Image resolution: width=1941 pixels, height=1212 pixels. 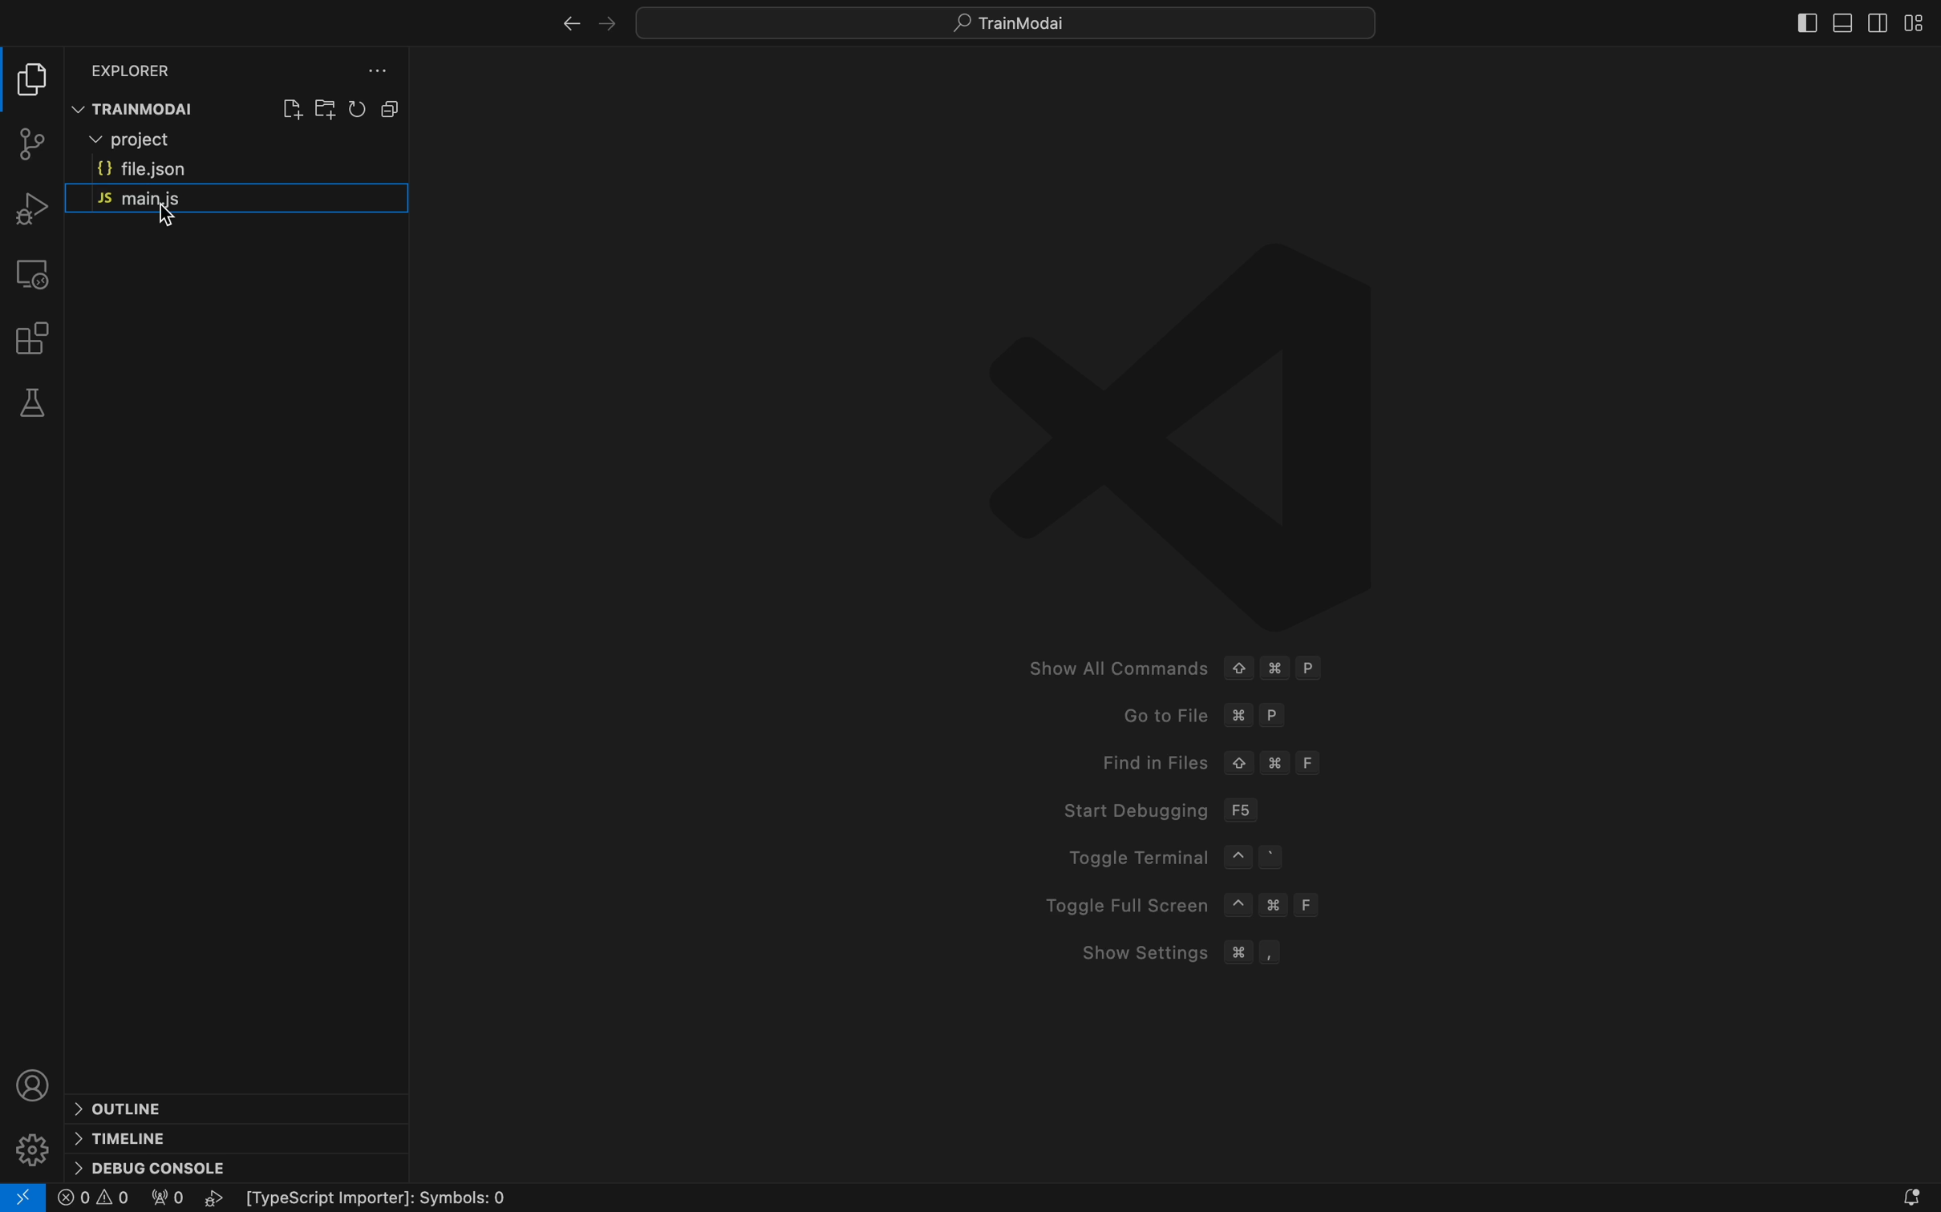 What do you see at coordinates (613, 21) in the screenshot?
I see `left arrows` at bounding box center [613, 21].